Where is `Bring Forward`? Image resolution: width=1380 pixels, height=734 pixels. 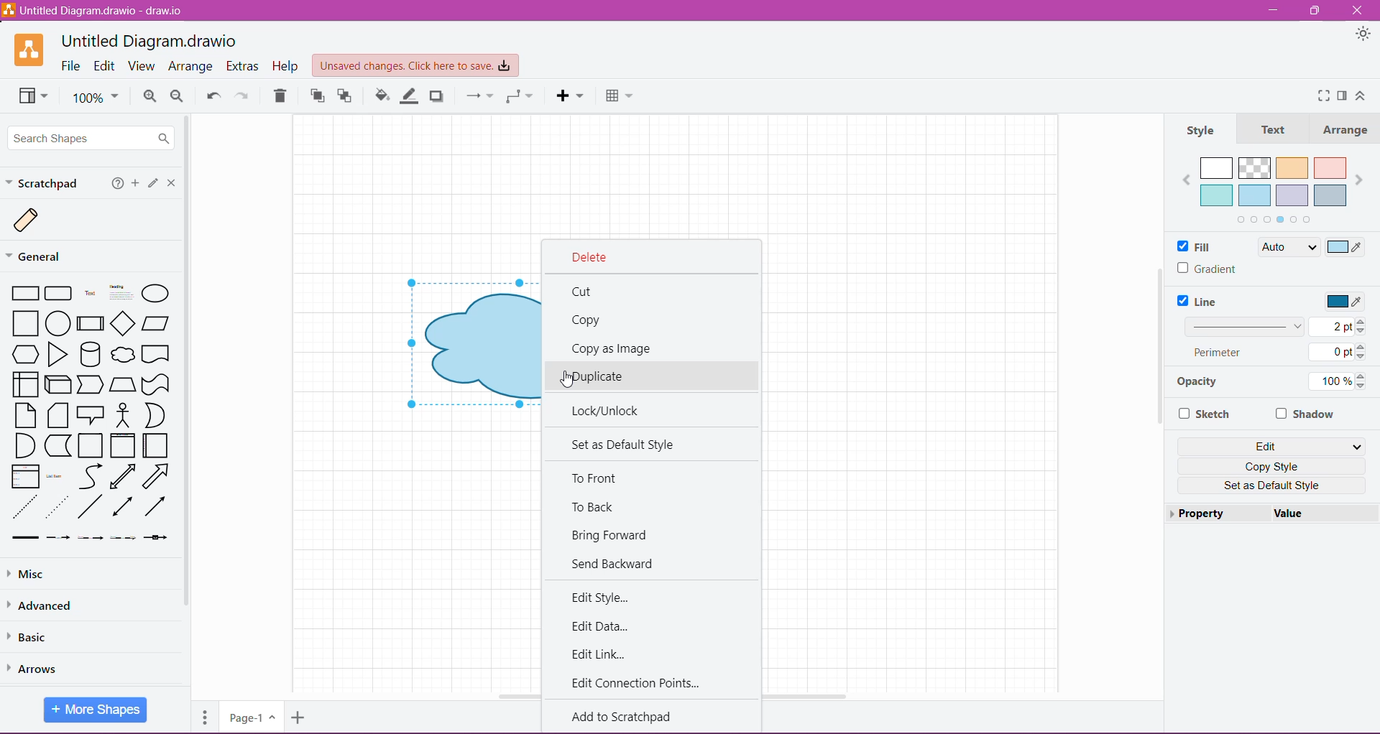 Bring Forward is located at coordinates (619, 537).